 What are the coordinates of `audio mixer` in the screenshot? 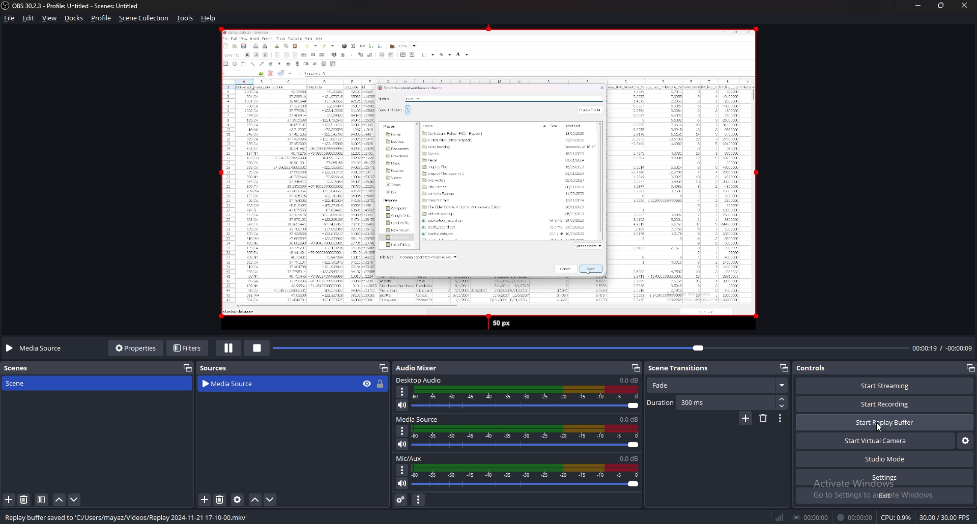 It's located at (417, 368).